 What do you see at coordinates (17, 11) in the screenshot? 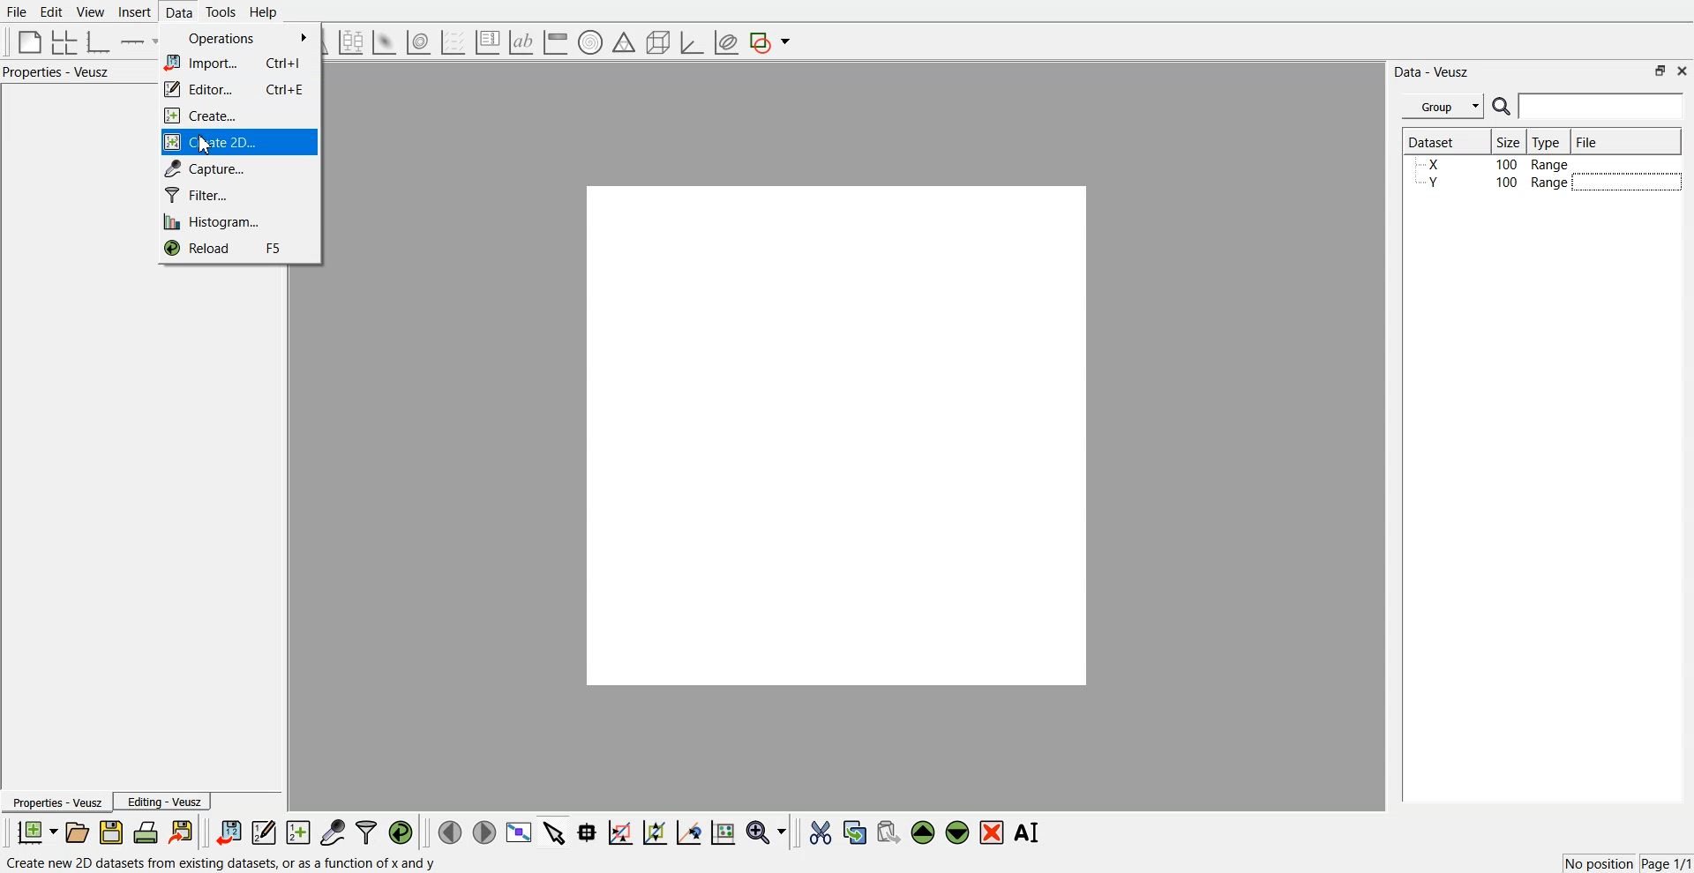
I see `File` at bounding box center [17, 11].